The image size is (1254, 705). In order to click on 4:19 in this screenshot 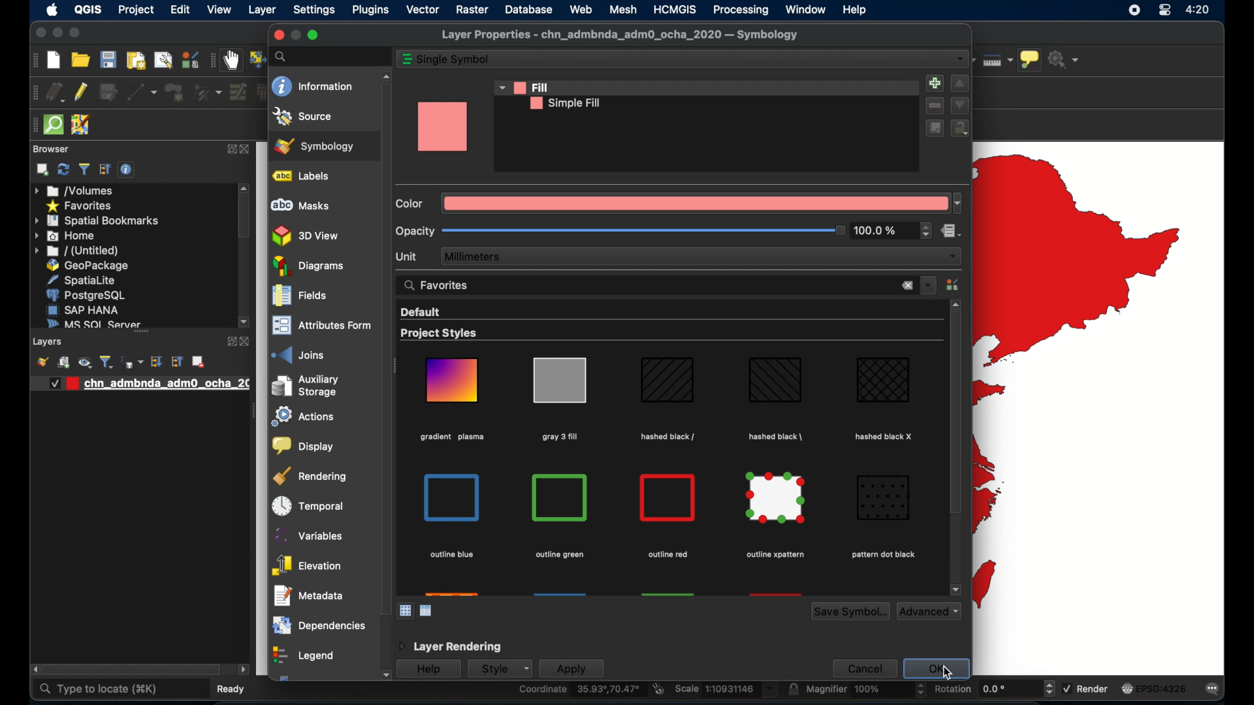, I will do `click(1198, 10)`.